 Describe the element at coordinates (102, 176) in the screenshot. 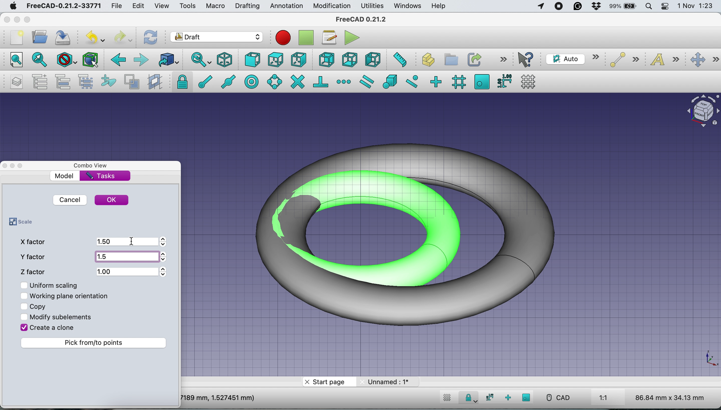

I see `tasks` at that location.